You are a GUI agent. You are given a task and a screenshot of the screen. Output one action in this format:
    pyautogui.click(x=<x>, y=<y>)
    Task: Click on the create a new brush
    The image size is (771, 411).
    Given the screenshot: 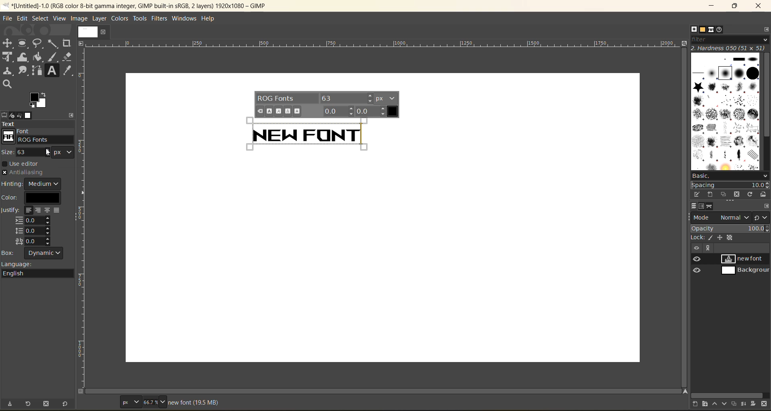 What is the action you would take?
    pyautogui.click(x=710, y=195)
    